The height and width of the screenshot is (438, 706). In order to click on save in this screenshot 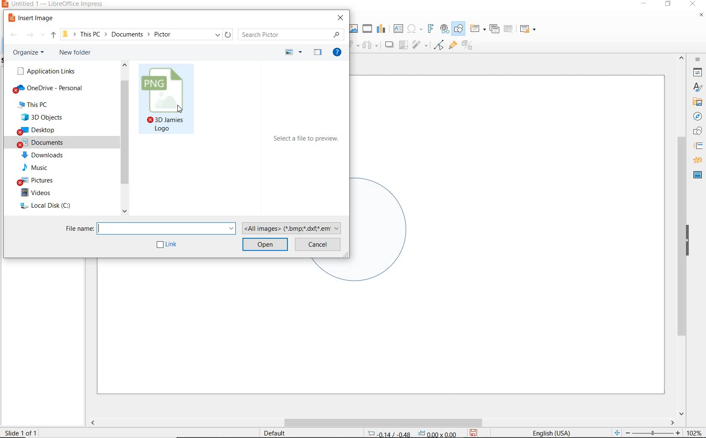, I will do `click(473, 433)`.